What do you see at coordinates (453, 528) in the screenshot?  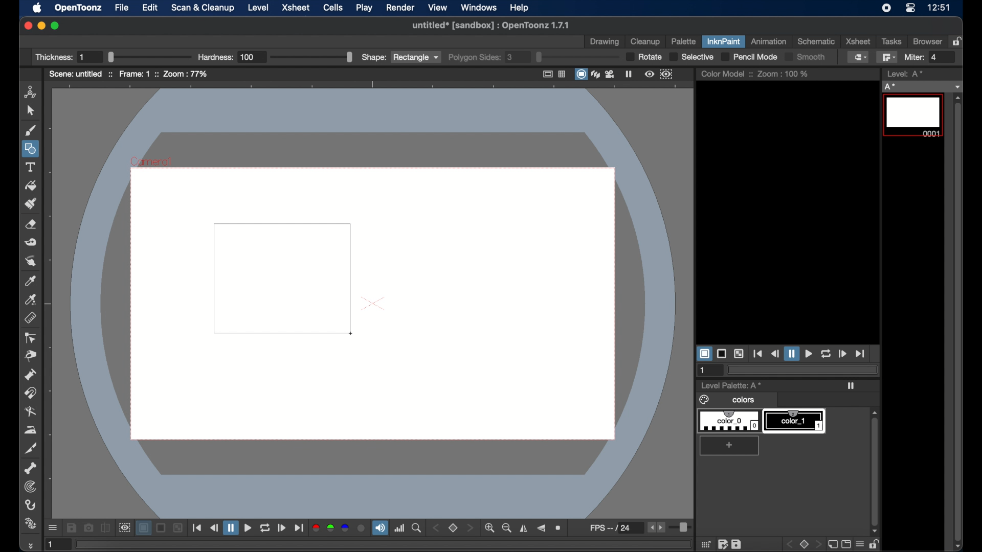 I see `set view` at bounding box center [453, 528].